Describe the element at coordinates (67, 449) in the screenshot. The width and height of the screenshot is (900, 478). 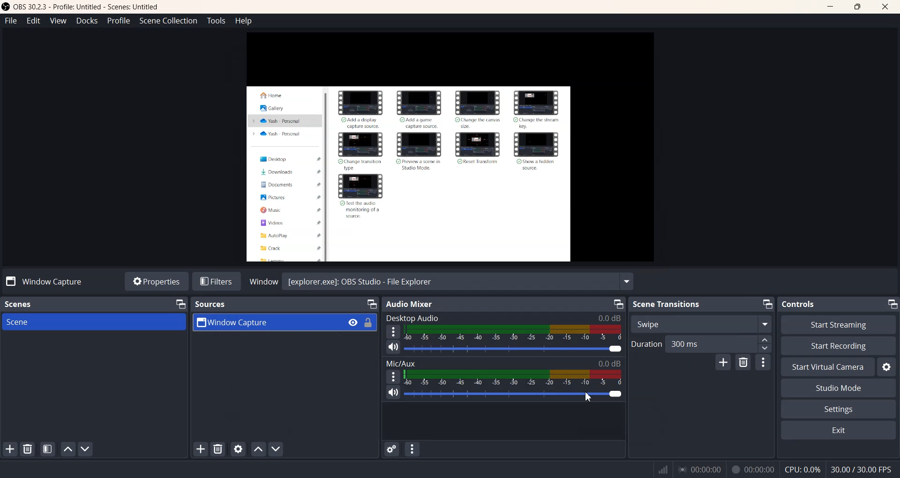
I see `Move scene Up` at that location.